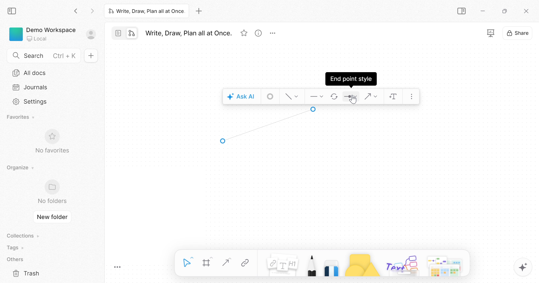  I want to click on Eraser, so click(332, 267).